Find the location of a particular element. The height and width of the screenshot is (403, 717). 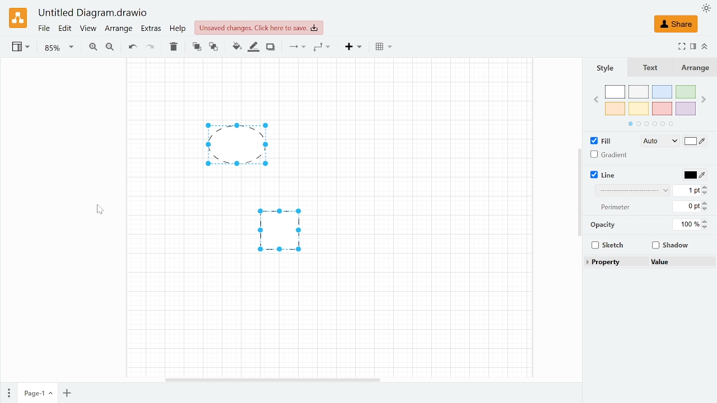

Property is located at coordinates (604, 263).